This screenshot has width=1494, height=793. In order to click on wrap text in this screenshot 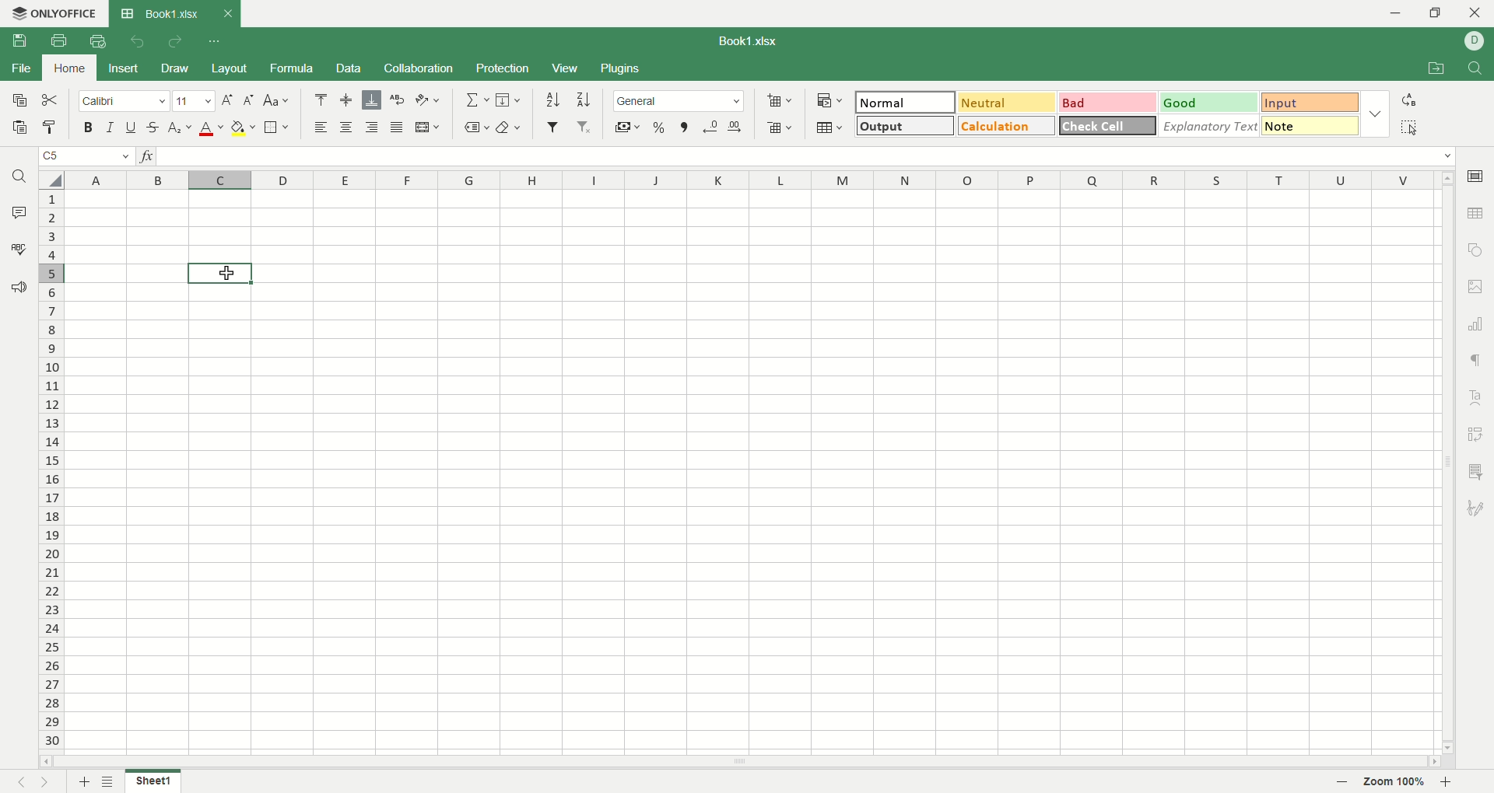, I will do `click(398, 100)`.